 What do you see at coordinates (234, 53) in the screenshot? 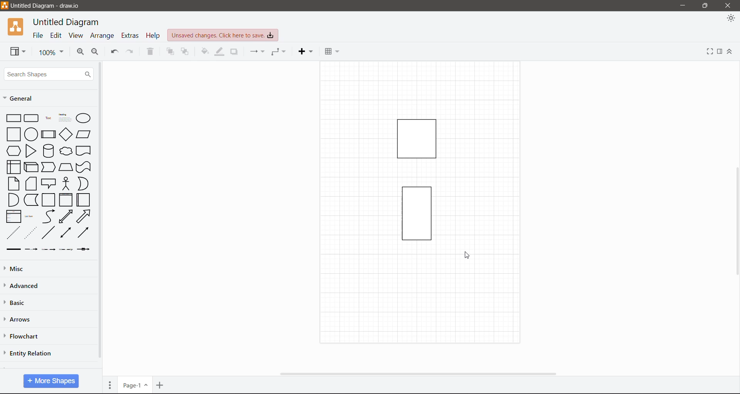
I see `Shadow` at bounding box center [234, 53].